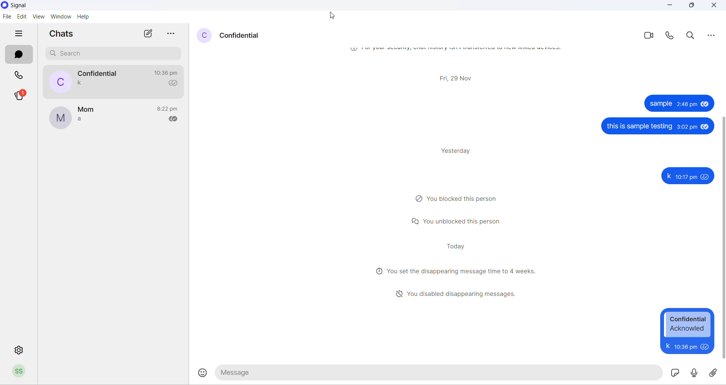 The width and height of the screenshot is (726, 385). What do you see at coordinates (661, 104) in the screenshot?
I see `sample` at bounding box center [661, 104].